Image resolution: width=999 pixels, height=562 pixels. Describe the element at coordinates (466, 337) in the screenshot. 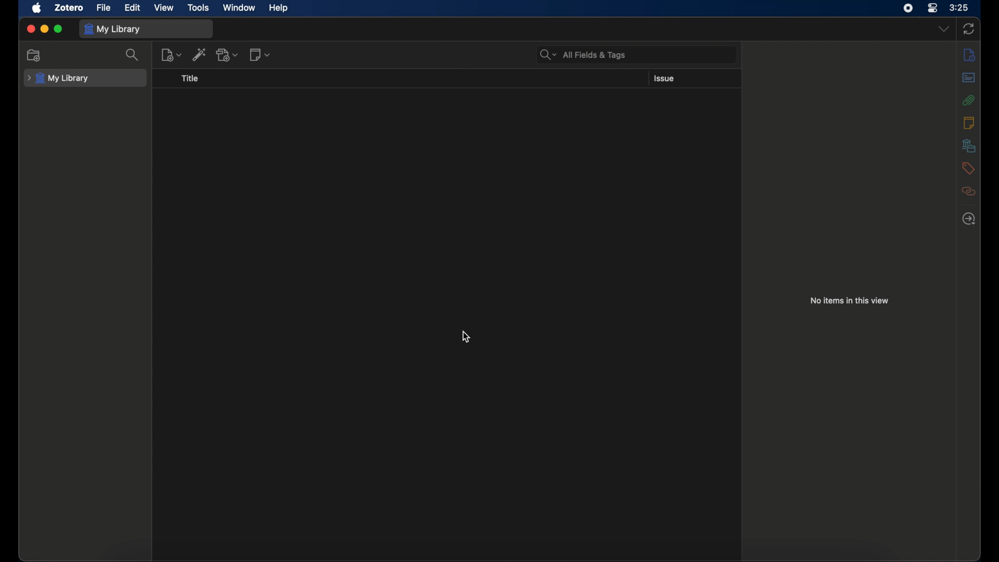

I see `cursor` at that location.